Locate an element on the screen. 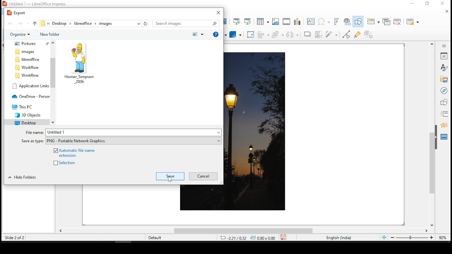 The height and width of the screenshot is (254, 452). shadow is located at coordinates (308, 35).